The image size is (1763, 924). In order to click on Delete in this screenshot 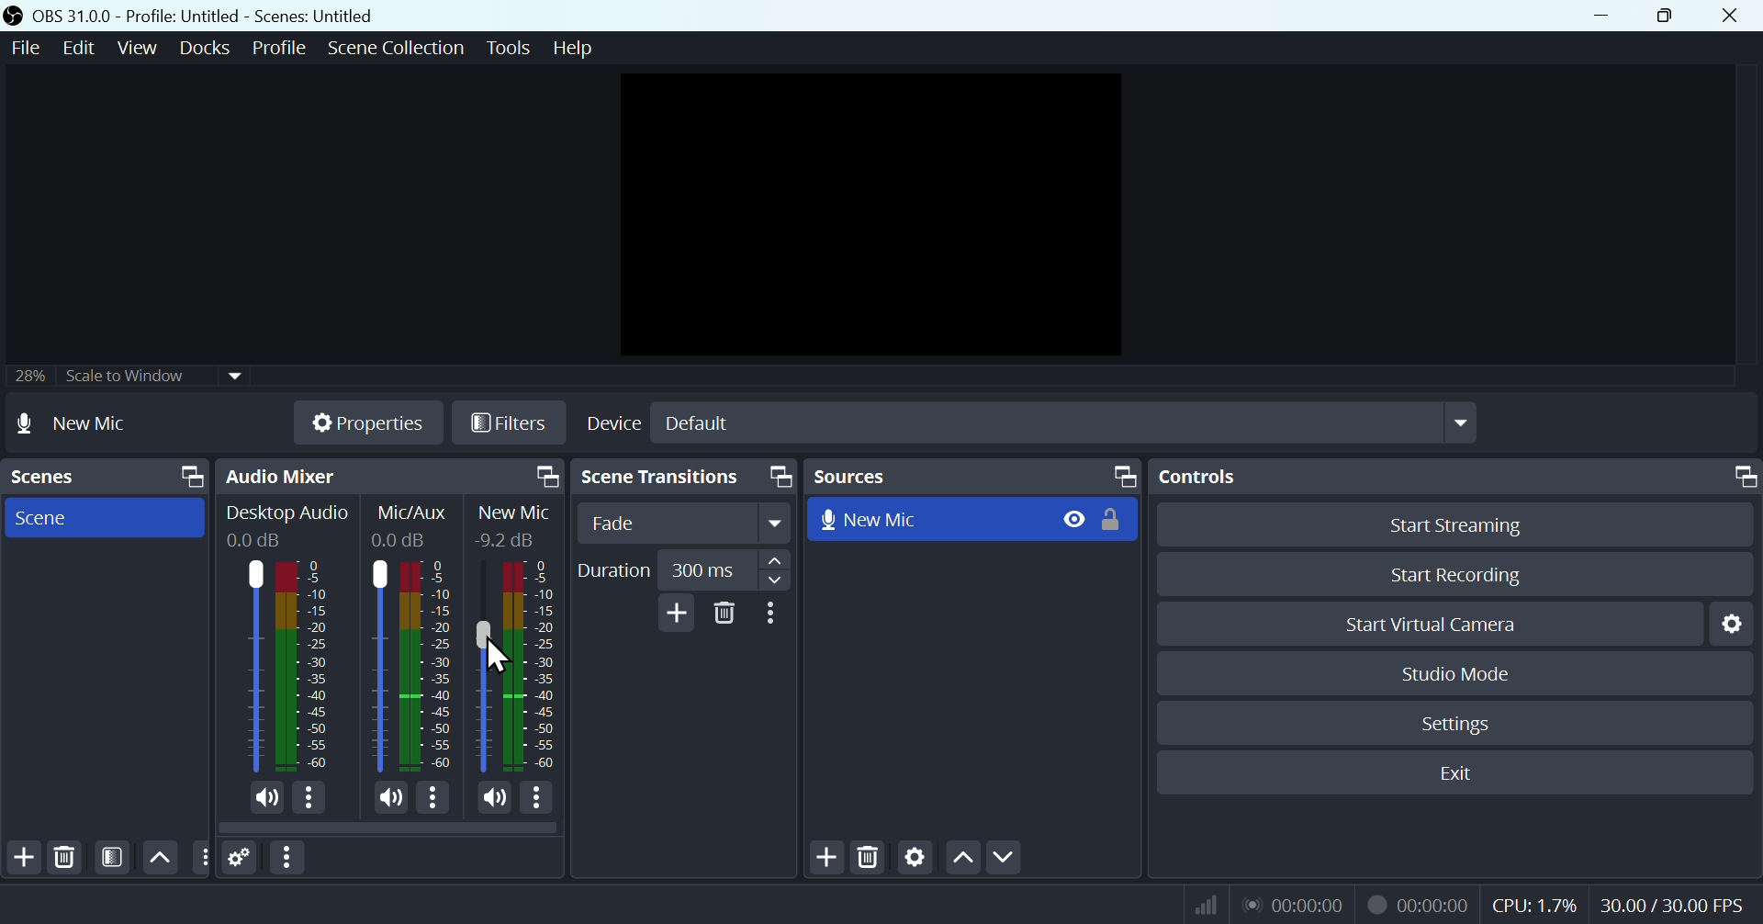, I will do `click(64, 858)`.